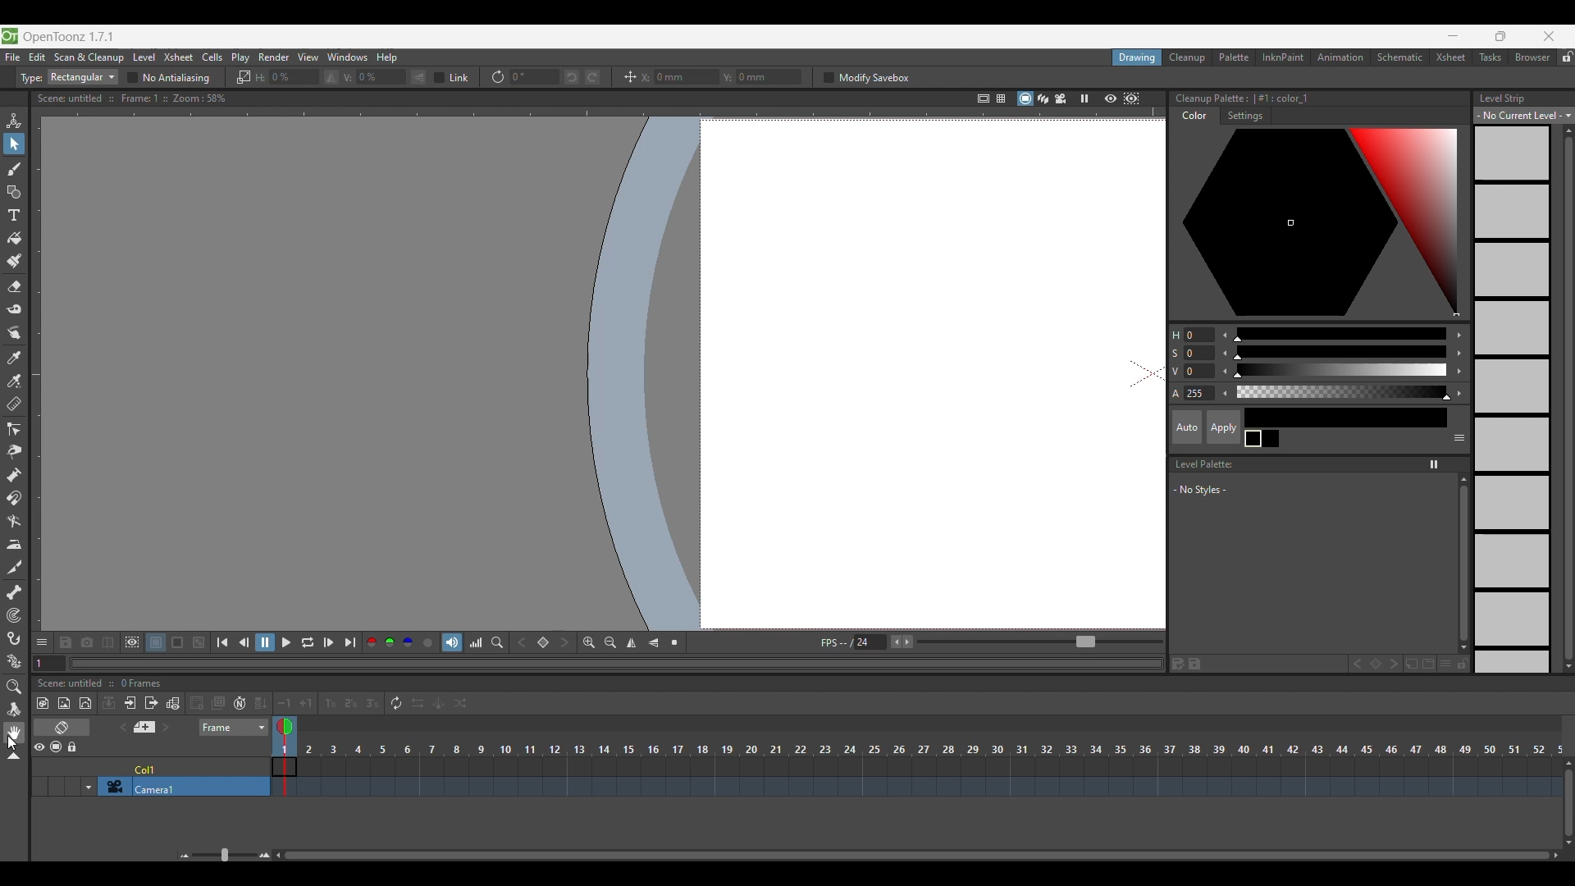 The width and height of the screenshot is (1575, 886). Describe the element at coordinates (1515, 400) in the screenshot. I see `Level strip` at that location.